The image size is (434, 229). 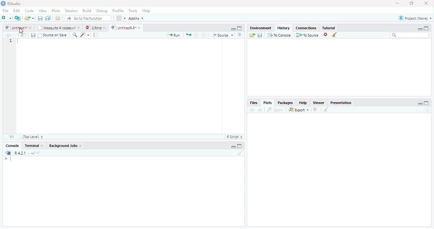 I want to click on Go to file/function, so click(x=89, y=18).